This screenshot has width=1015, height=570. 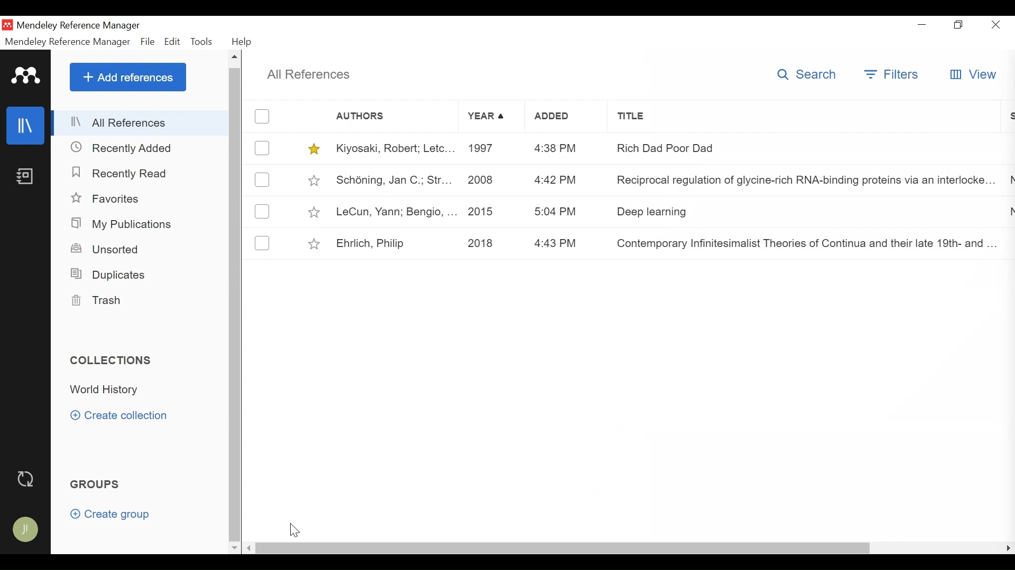 What do you see at coordinates (490, 242) in the screenshot?
I see `2018` at bounding box center [490, 242].